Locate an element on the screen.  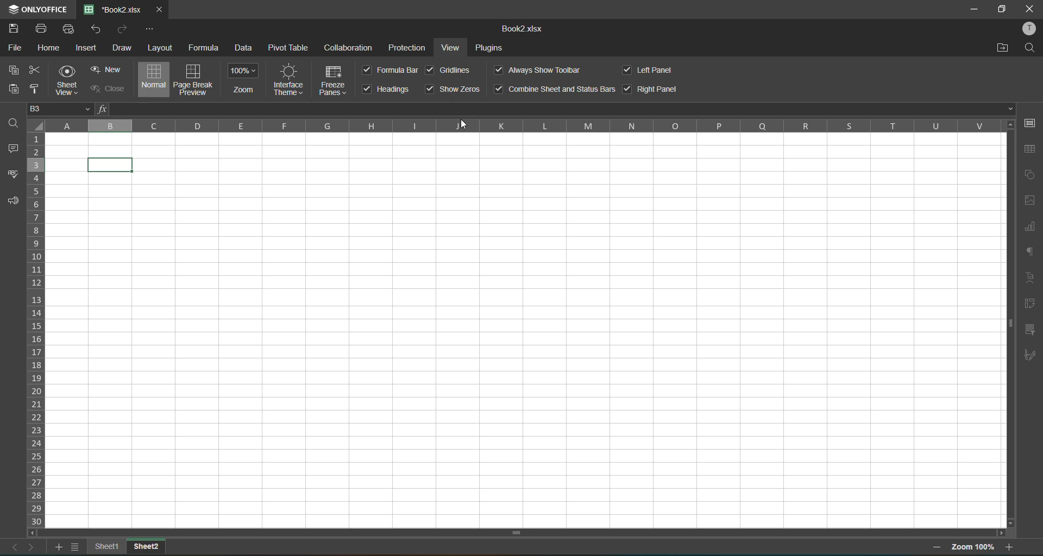
sheetlist is located at coordinates (78, 547).